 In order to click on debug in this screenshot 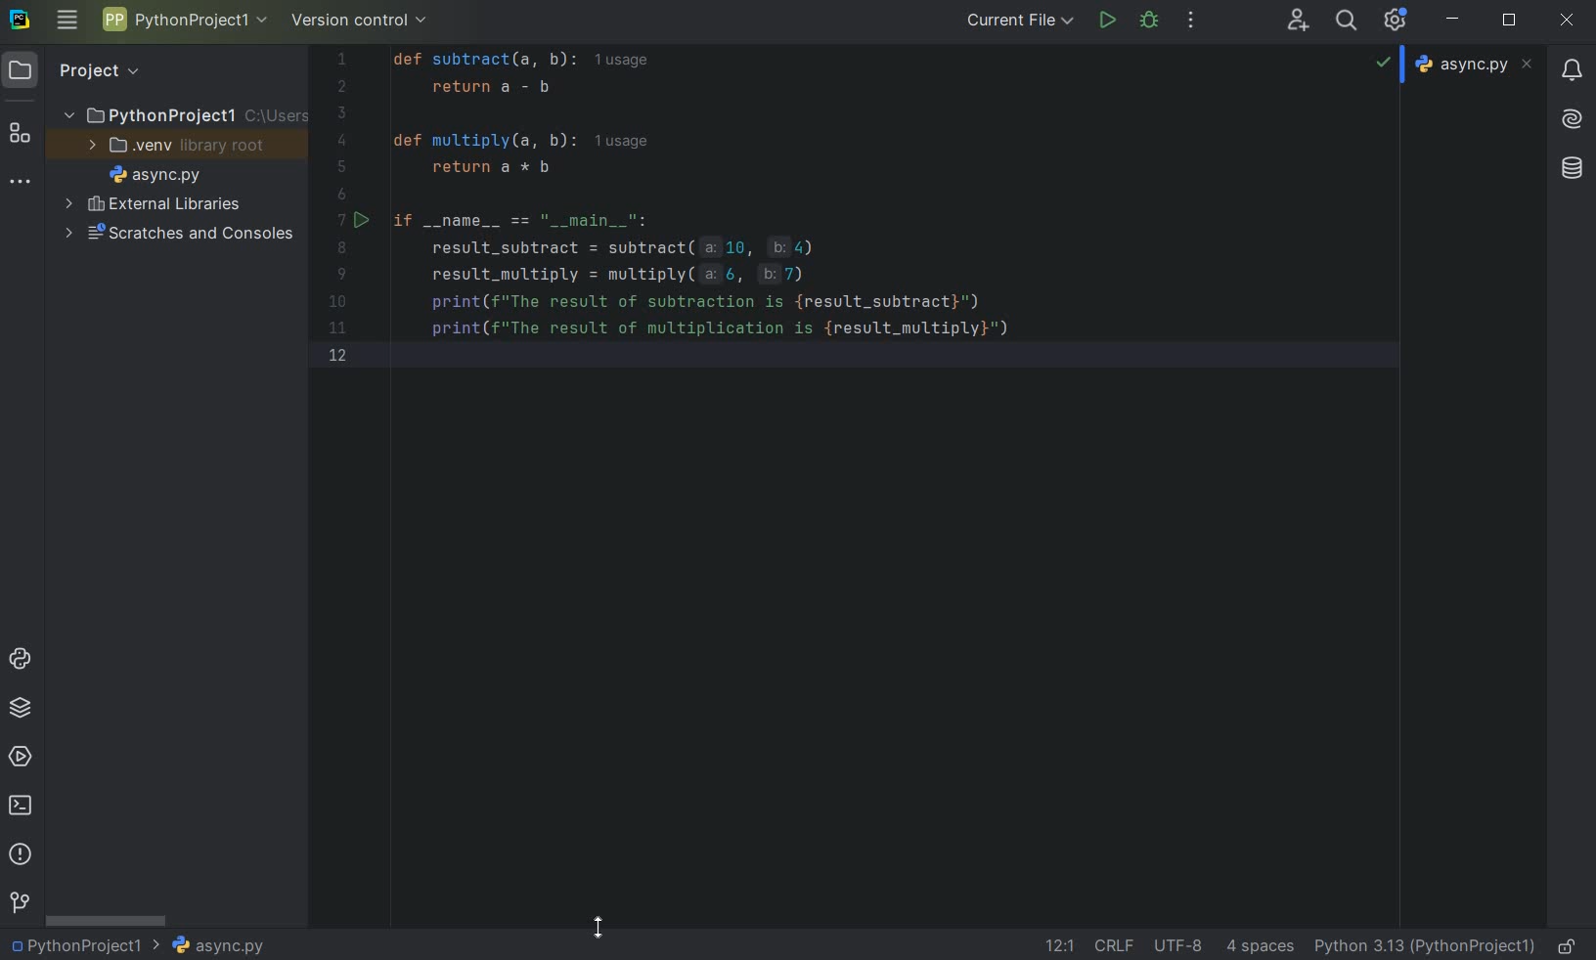, I will do `click(1151, 22)`.